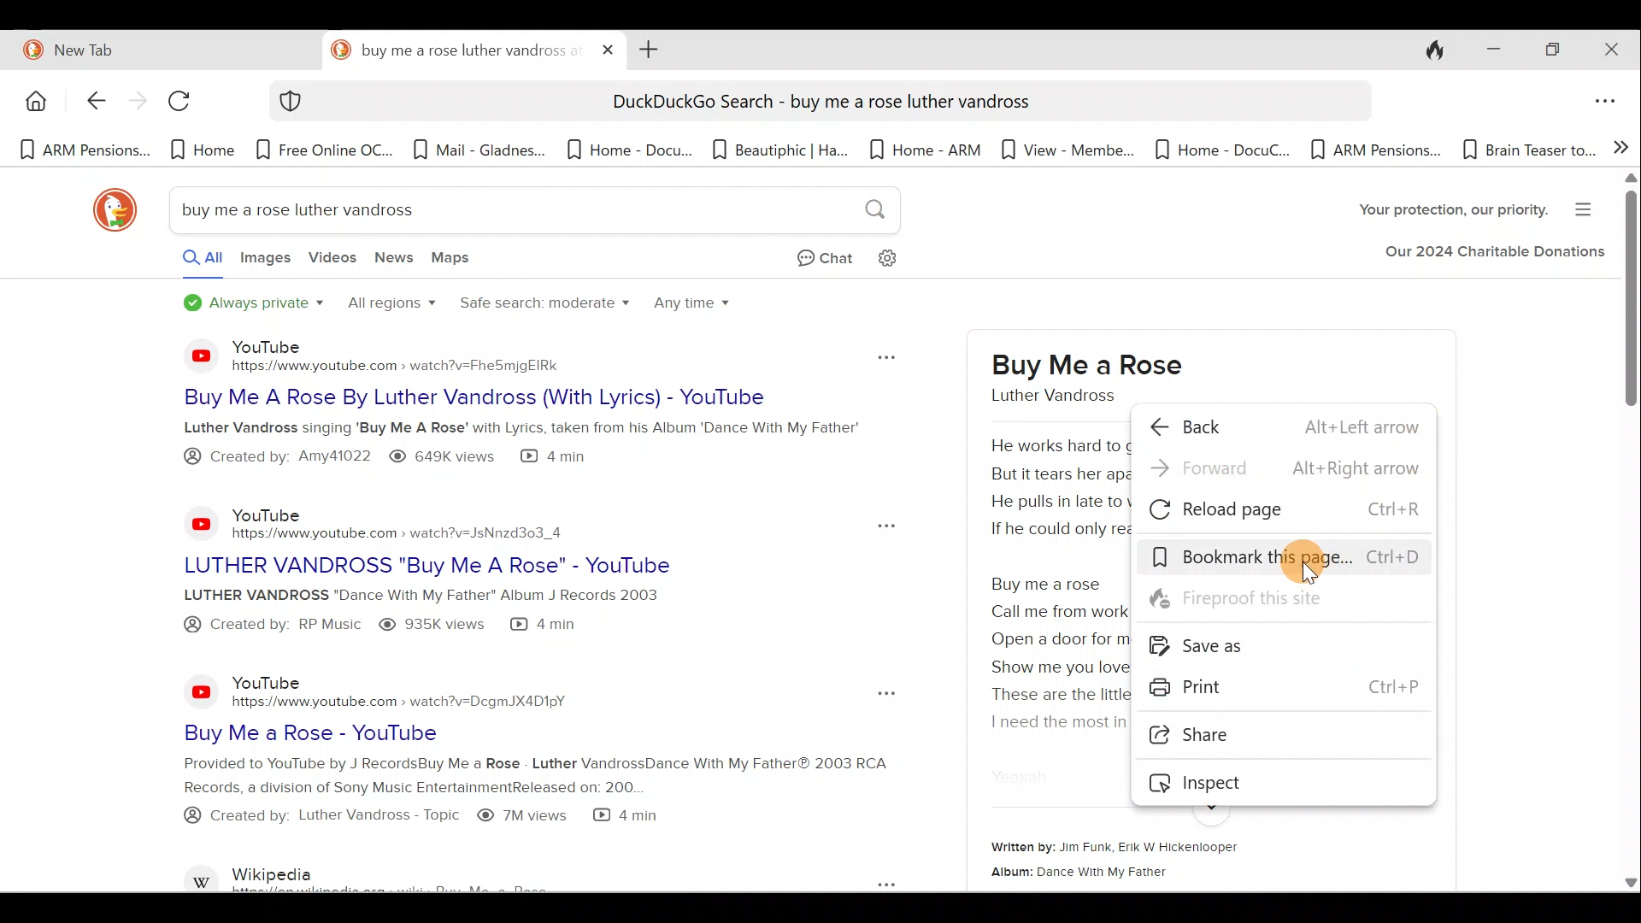 This screenshot has width=1641, height=923. What do you see at coordinates (479, 155) in the screenshot?
I see `Bookmark 4` at bounding box center [479, 155].